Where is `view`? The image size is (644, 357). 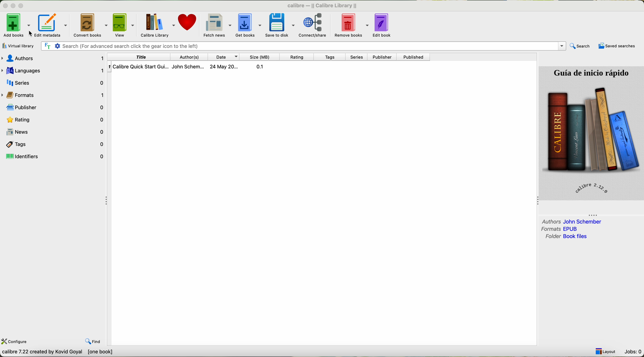
view is located at coordinates (125, 24).